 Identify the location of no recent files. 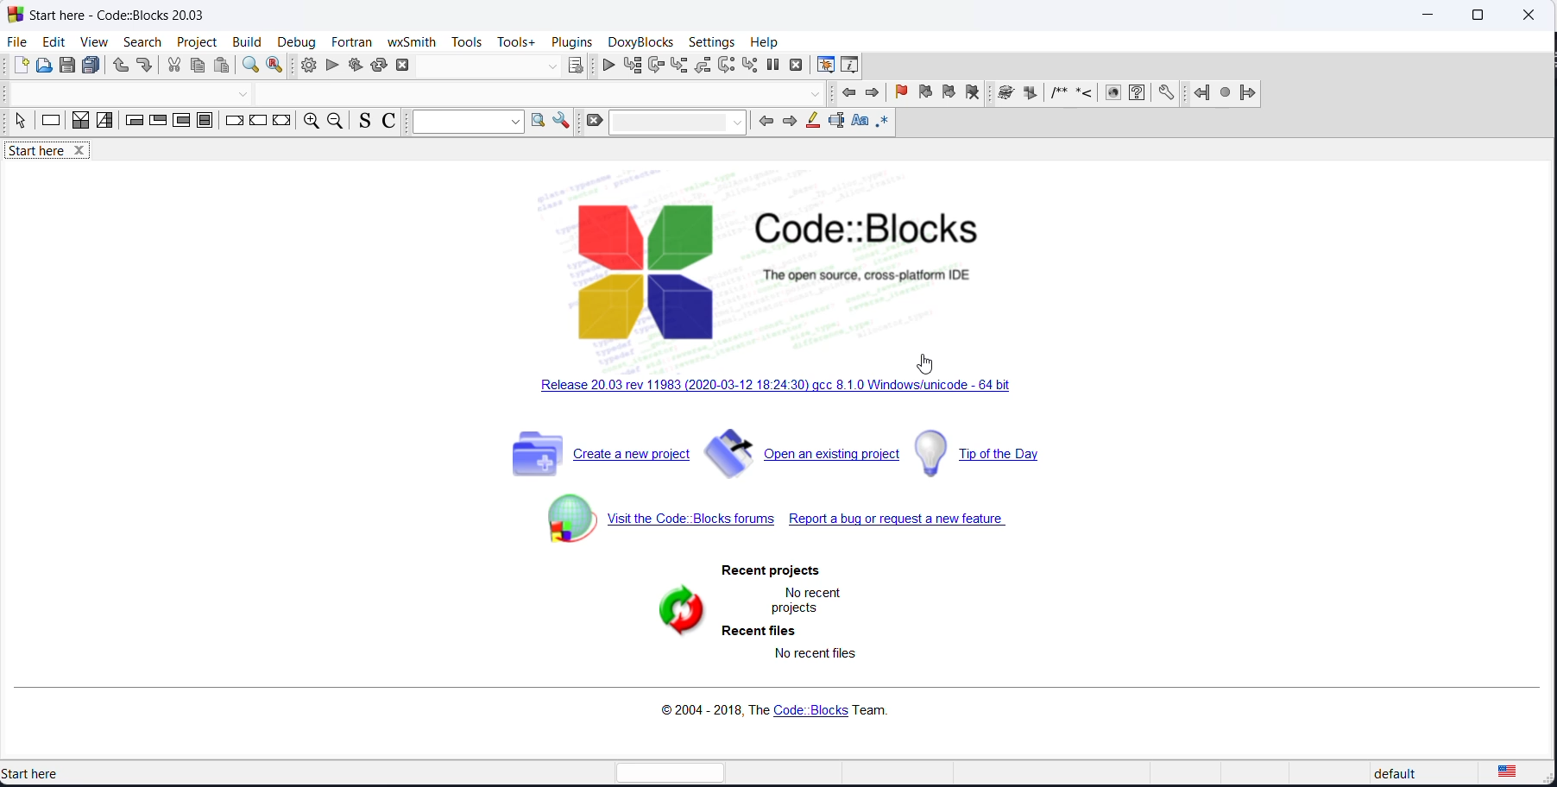
(820, 653).